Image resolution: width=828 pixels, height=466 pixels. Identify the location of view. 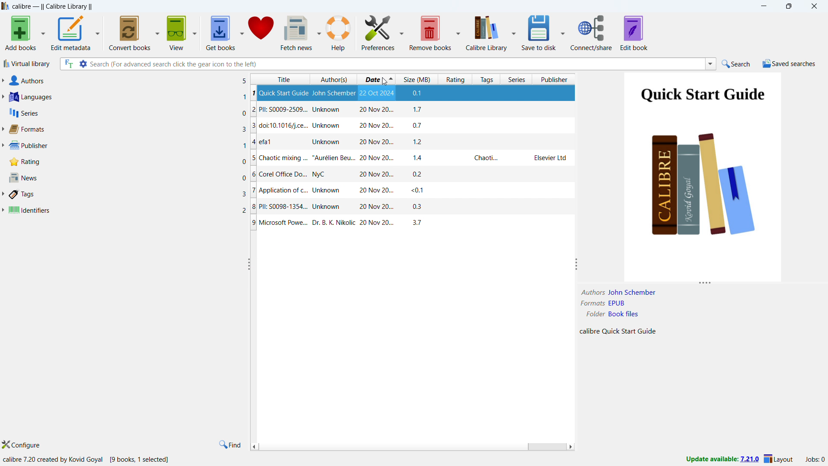
(177, 31).